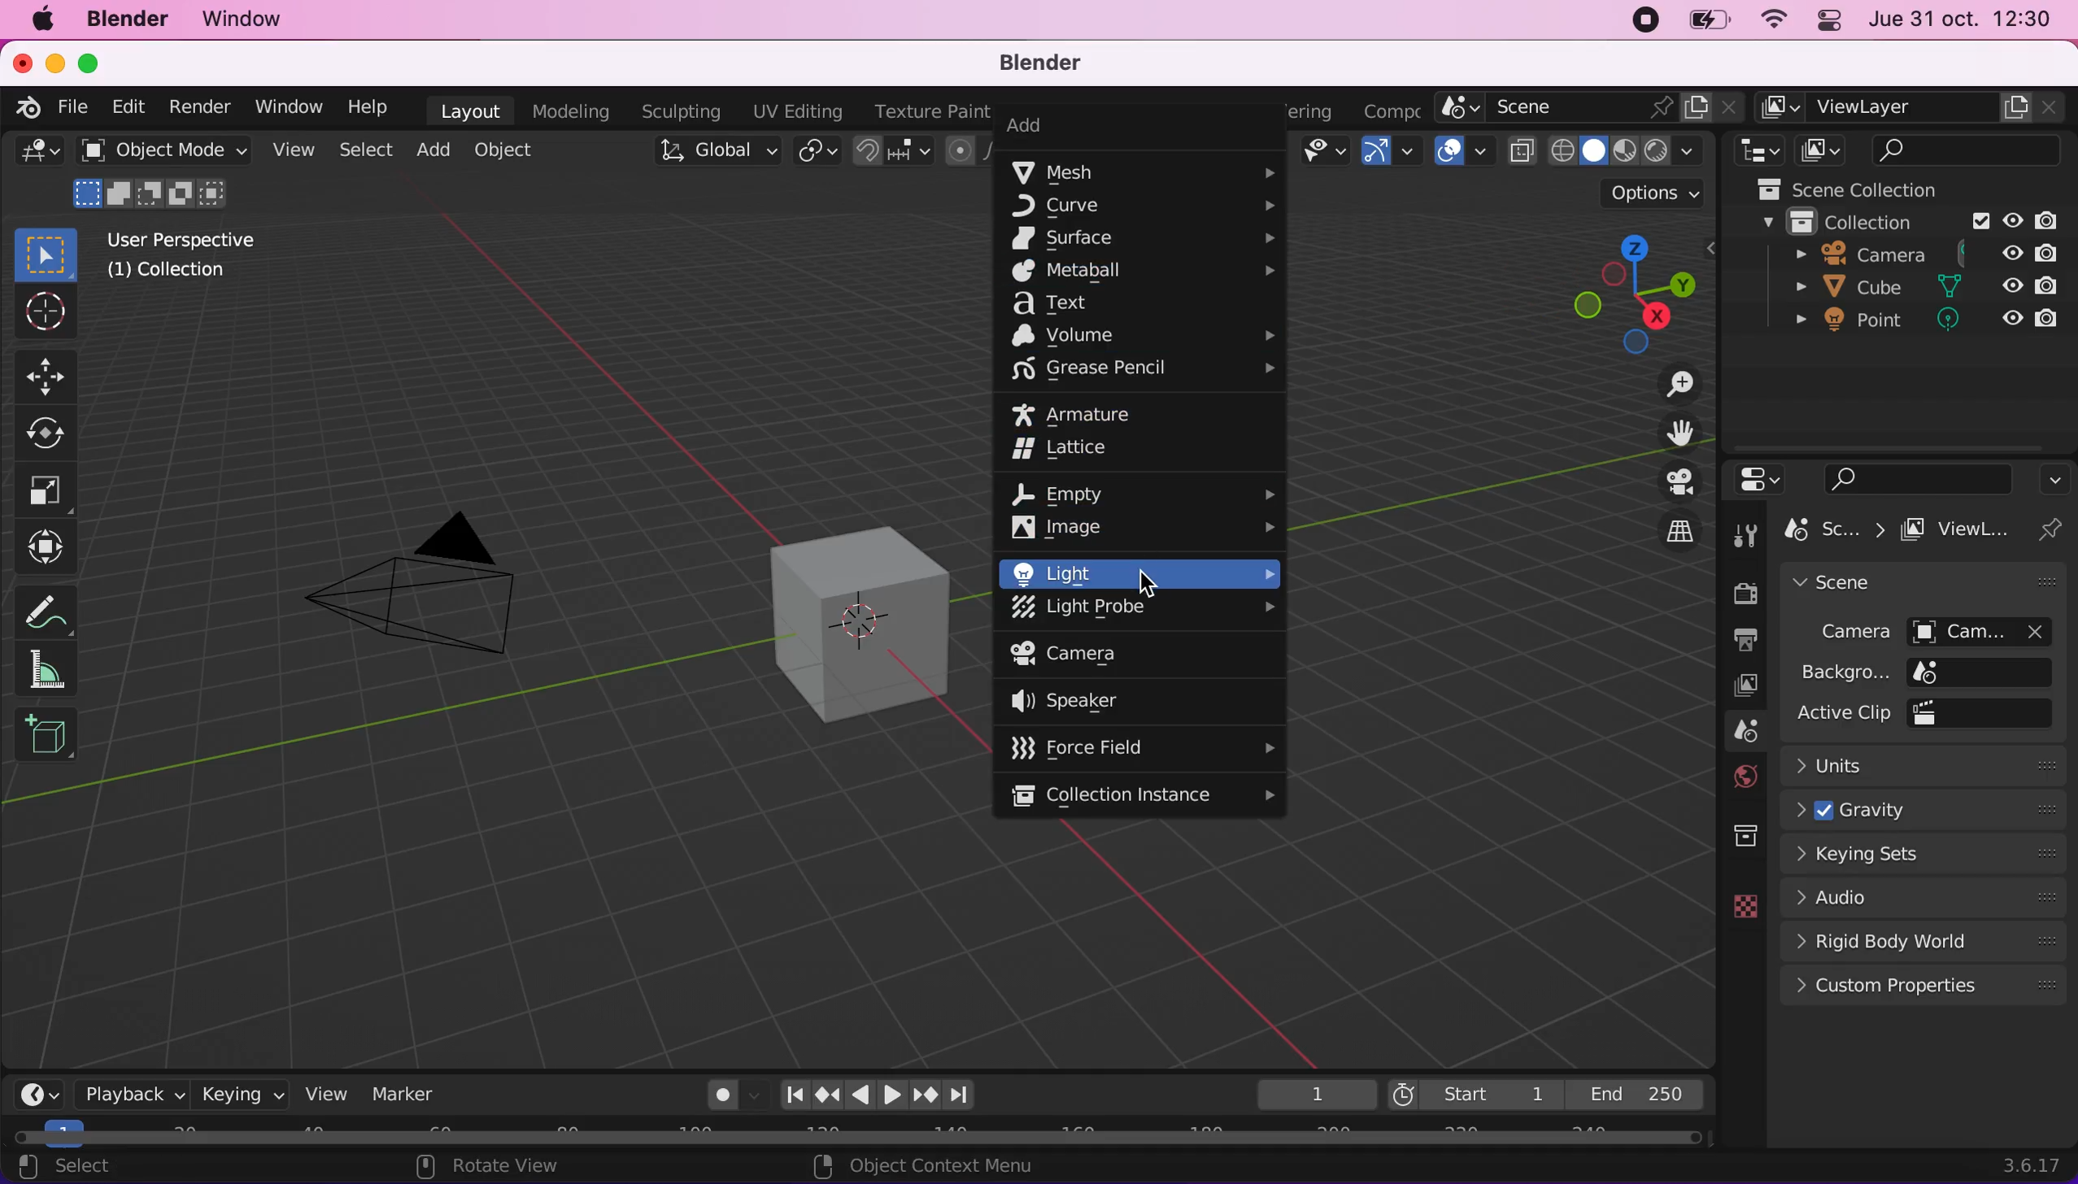  What do you see at coordinates (294, 107) in the screenshot?
I see `window` at bounding box center [294, 107].